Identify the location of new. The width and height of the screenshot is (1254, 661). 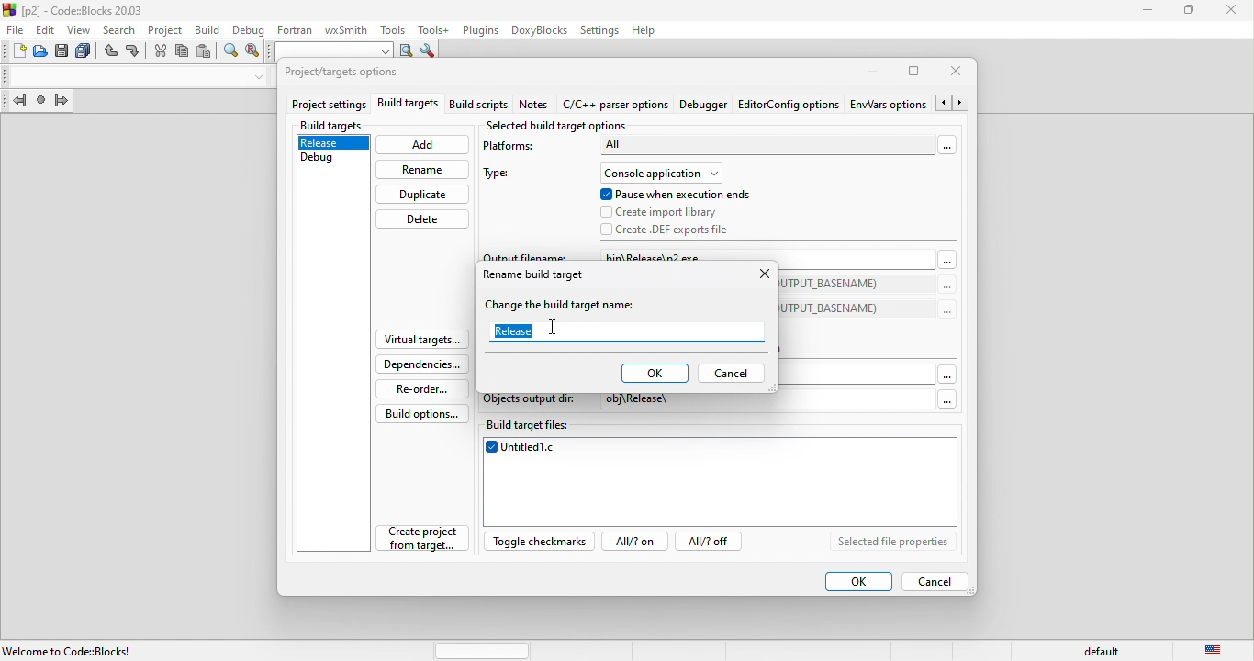
(14, 53).